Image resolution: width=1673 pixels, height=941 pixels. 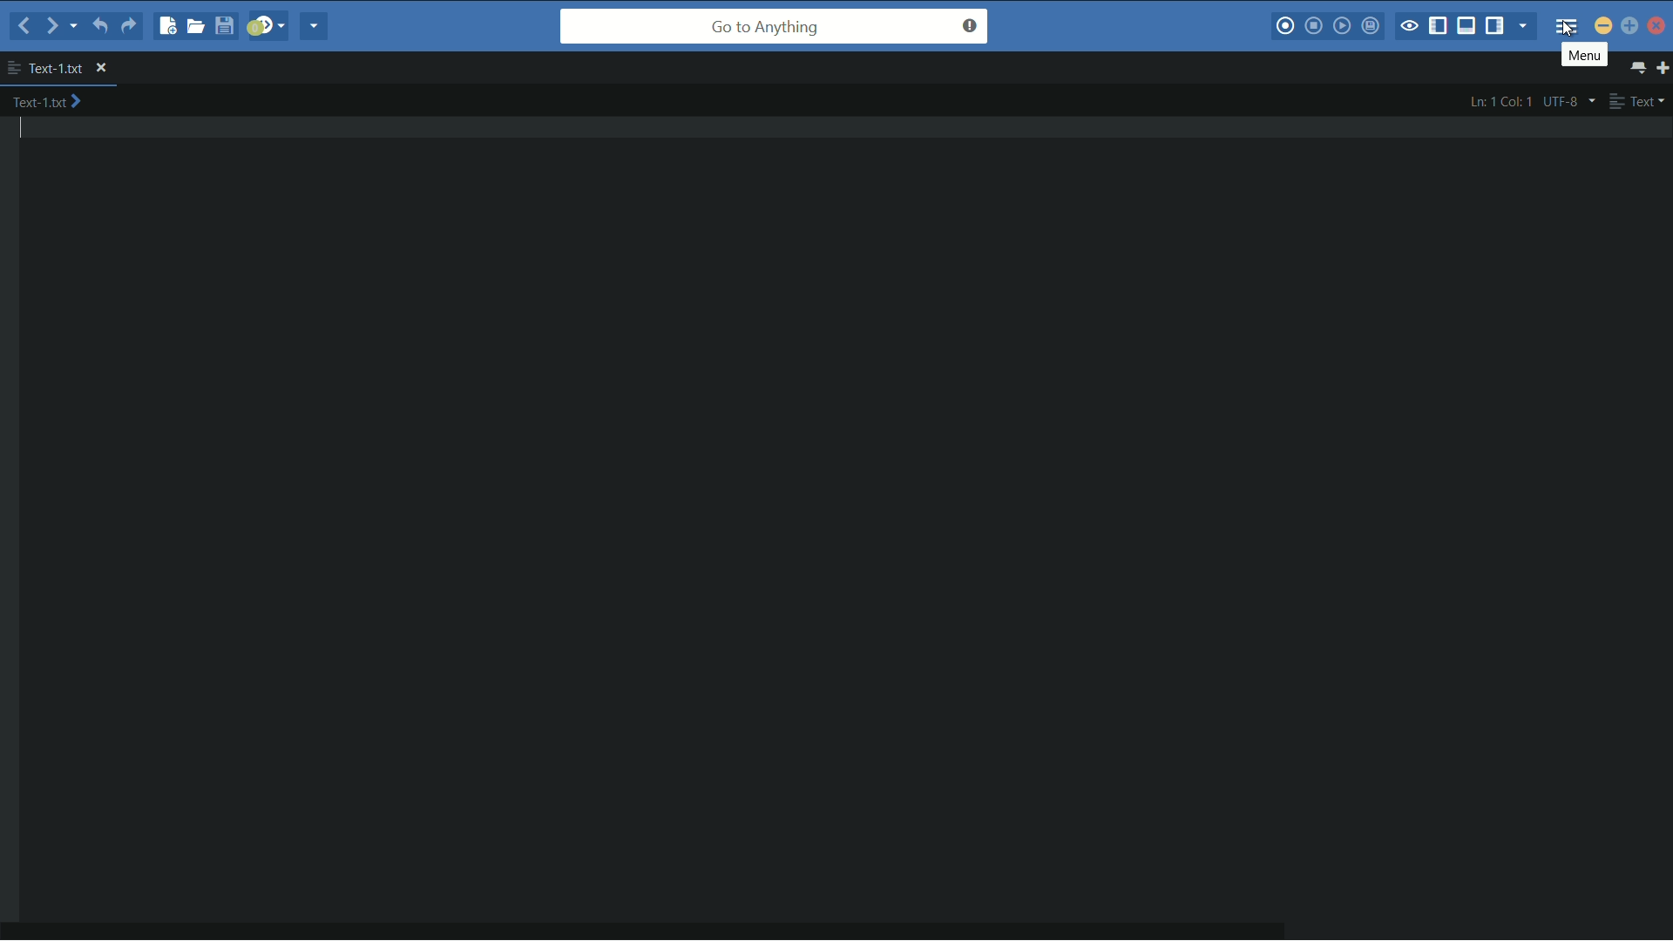 What do you see at coordinates (75, 29) in the screenshot?
I see `recent locations` at bounding box center [75, 29].